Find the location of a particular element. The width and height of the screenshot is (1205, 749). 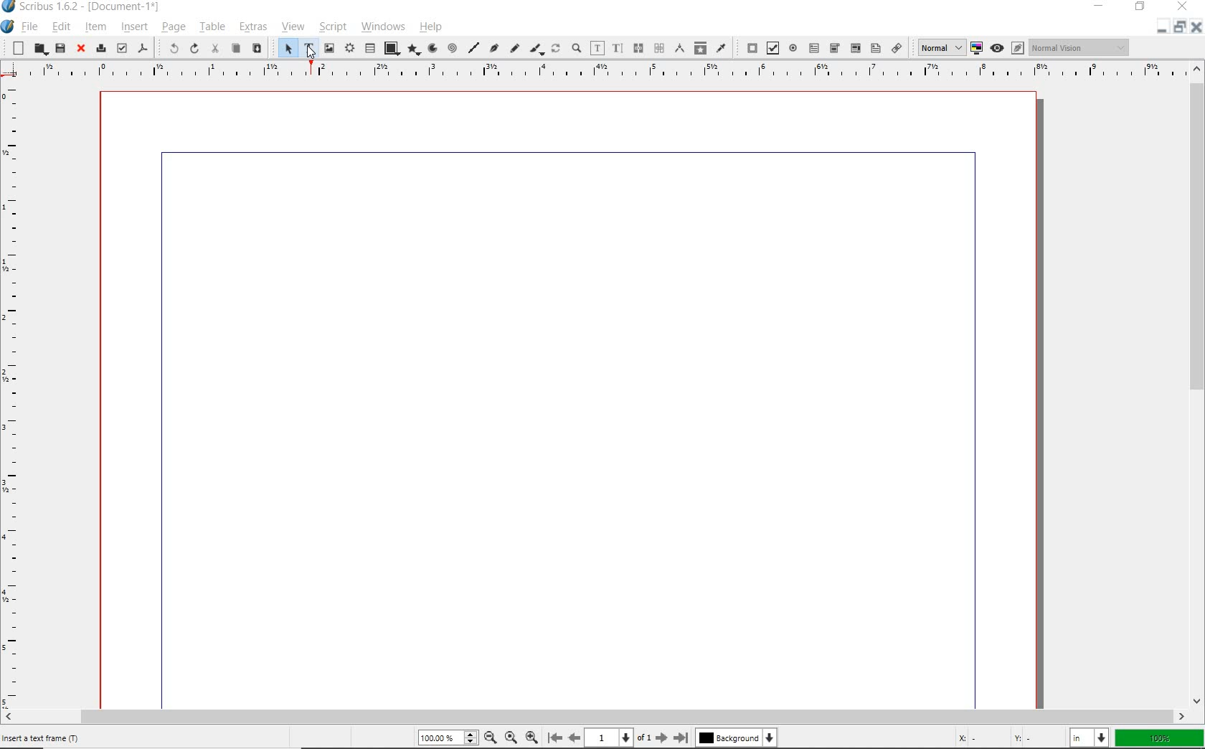

script is located at coordinates (332, 26).